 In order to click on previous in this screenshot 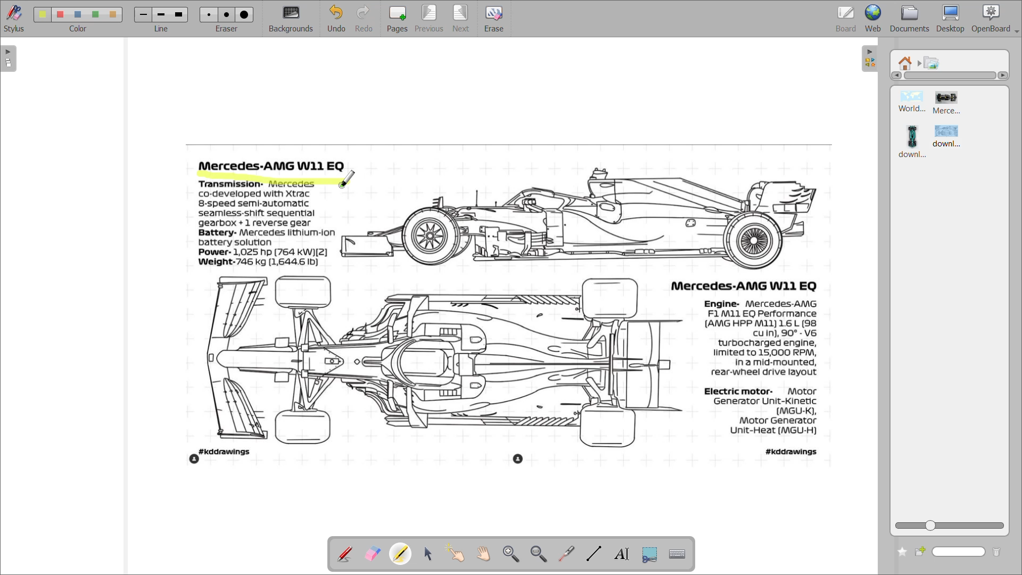, I will do `click(431, 18)`.